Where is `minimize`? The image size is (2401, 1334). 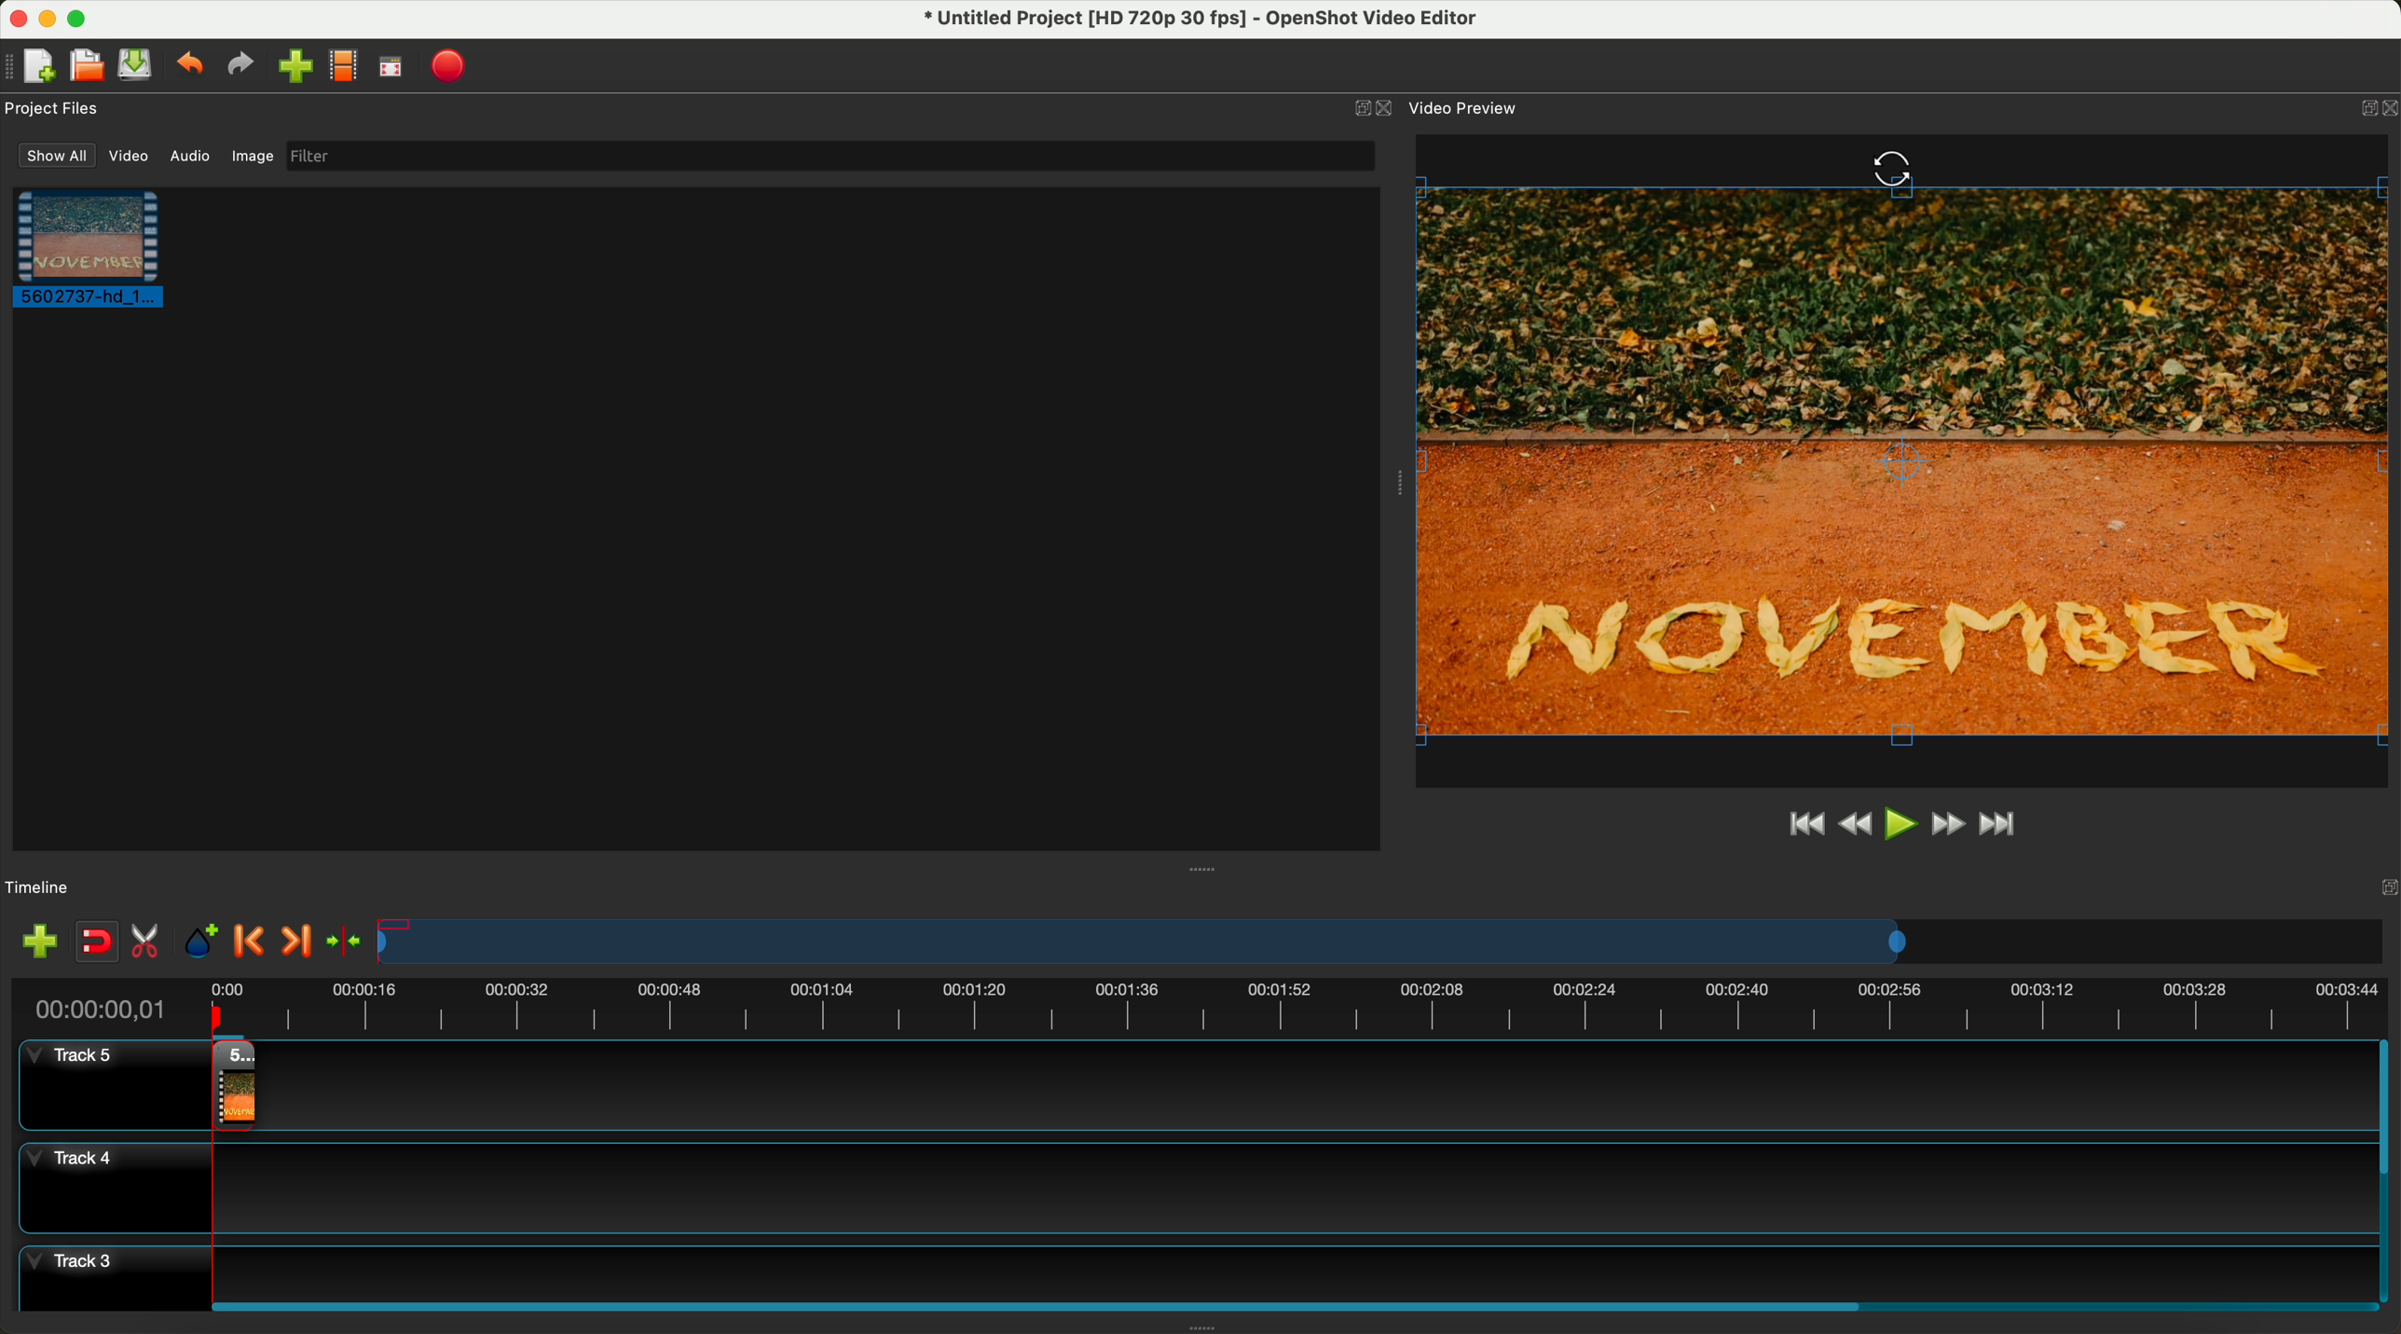
minimize is located at coordinates (49, 19).